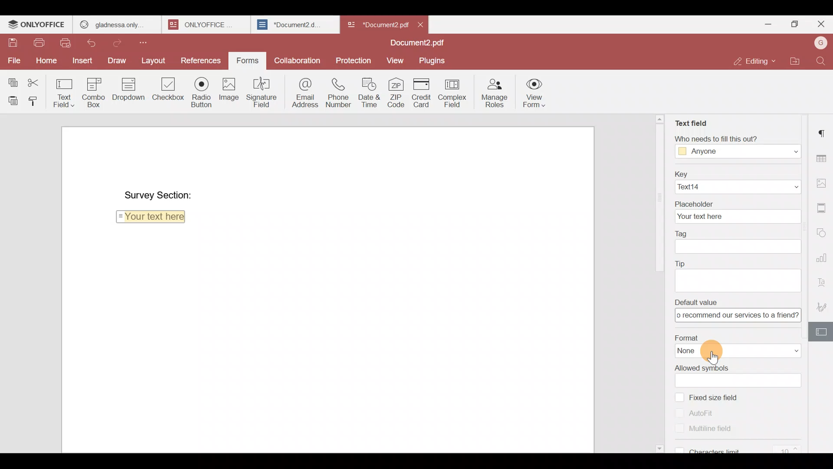  What do you see at coordinates (735, 216) in the screenshot?
I see `your text here` at bounding box center [735, 216].